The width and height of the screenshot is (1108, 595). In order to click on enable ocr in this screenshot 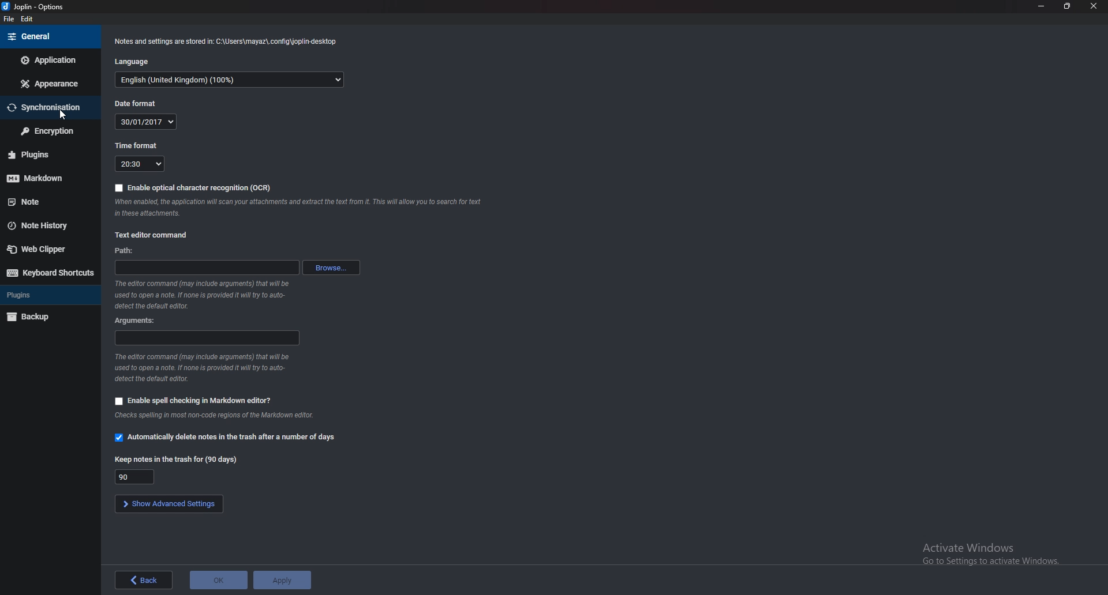, I will do `click(192, 186)`.